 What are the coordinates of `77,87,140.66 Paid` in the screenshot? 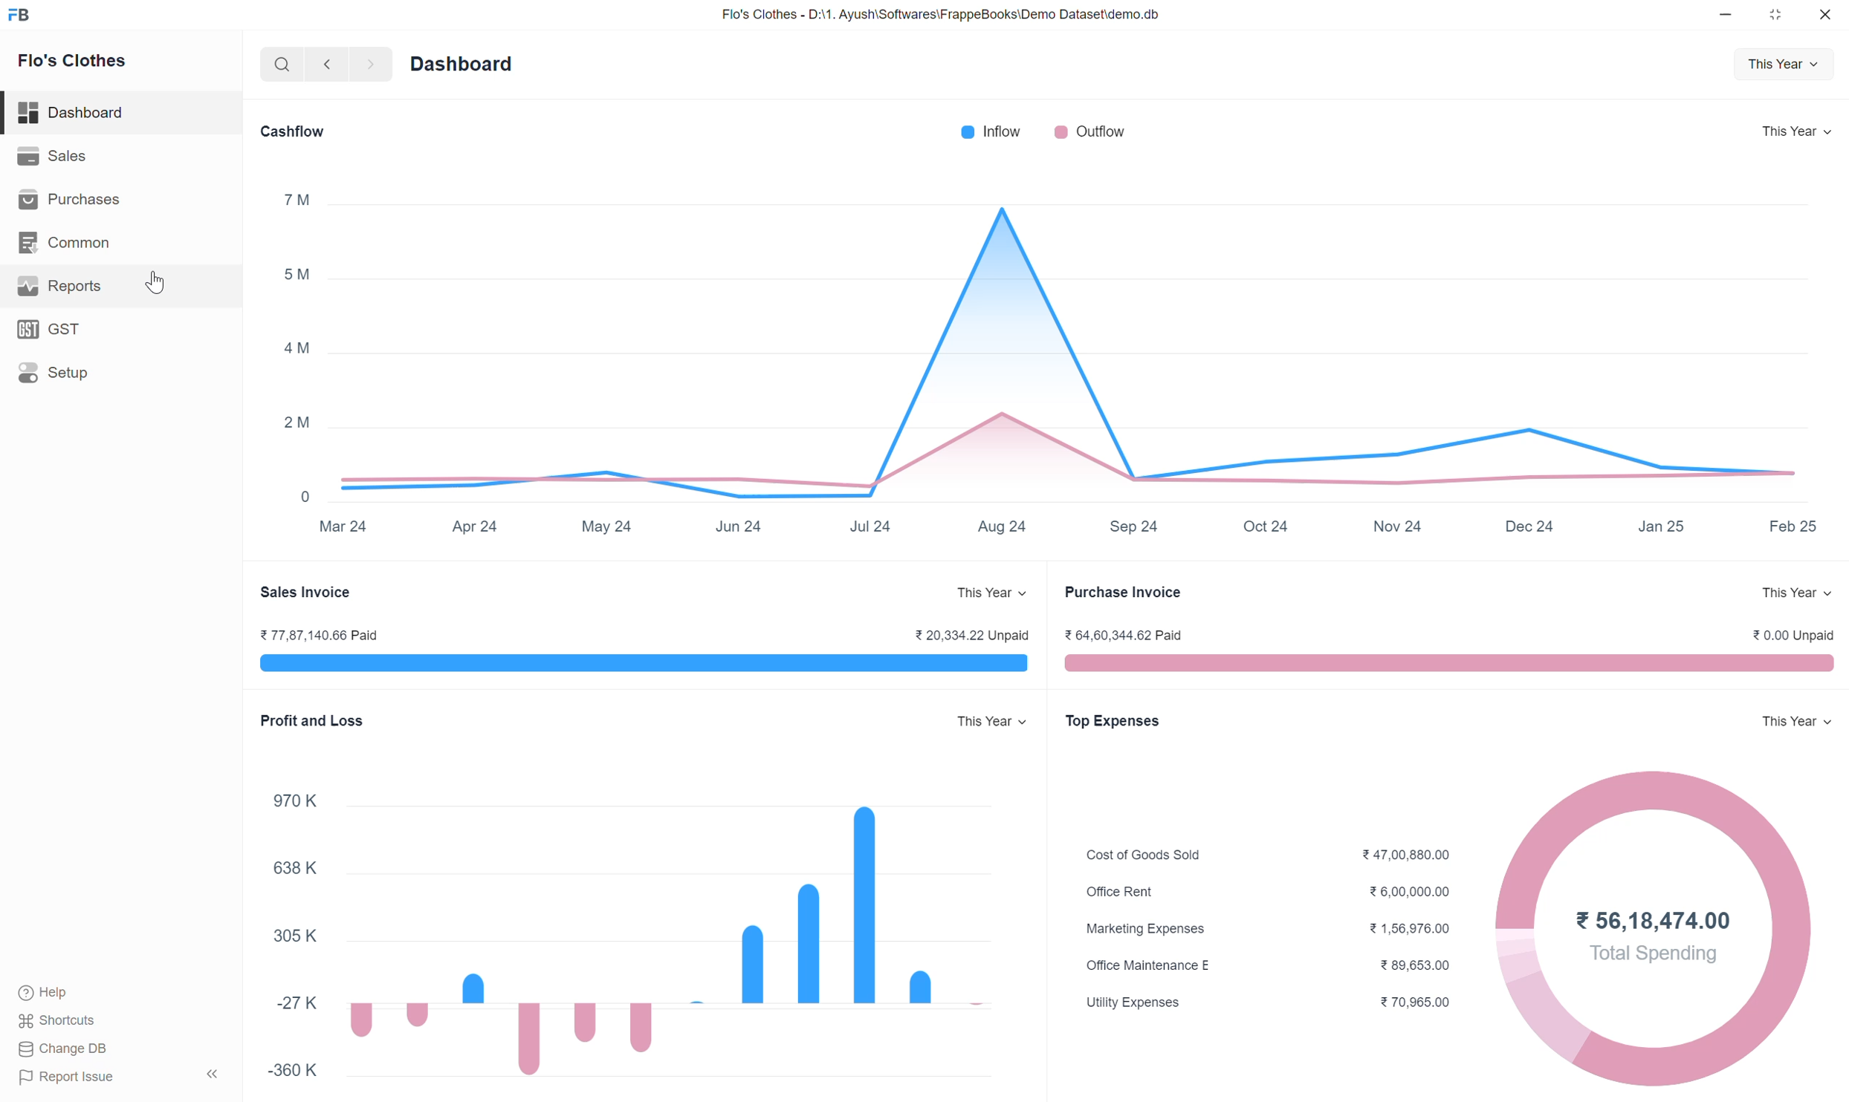 It's located at (332, 635).